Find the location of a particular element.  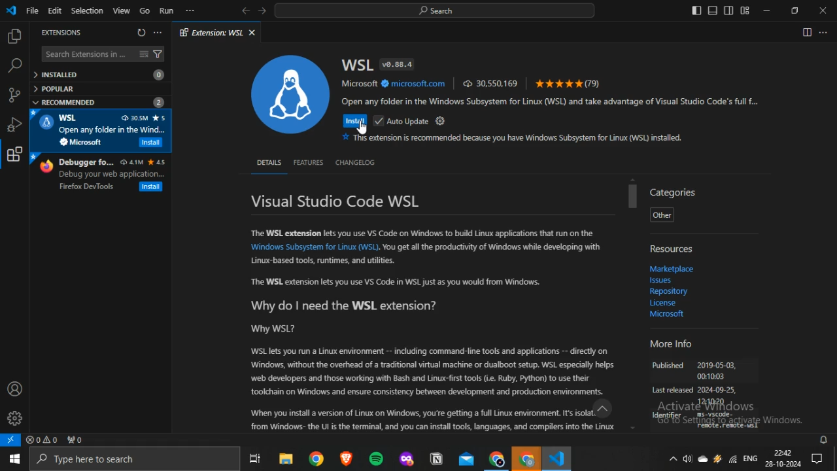

Search Extensions in ... is located at coordinates (86, 54).